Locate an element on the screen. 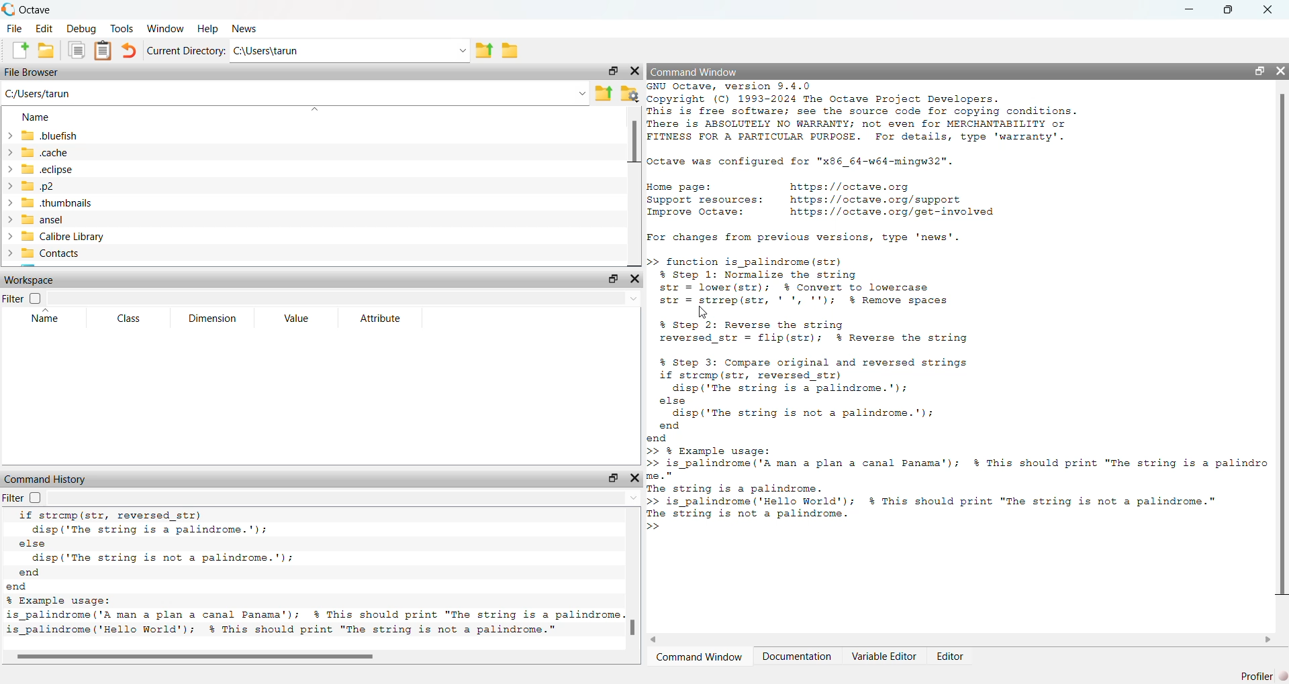 The width and height of the screenshot is (1289, 684). move left is located at coordinates (663, 638).